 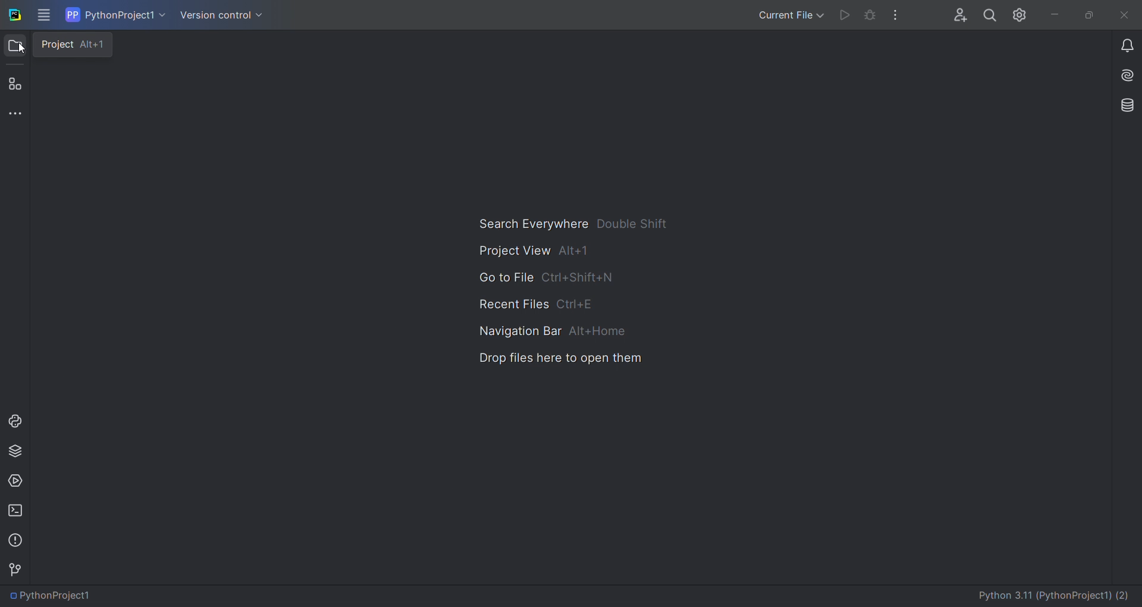 What do you see at coordinates (42, 16) in the screenshot?
I see `menu` at bounding box center [42, 16].